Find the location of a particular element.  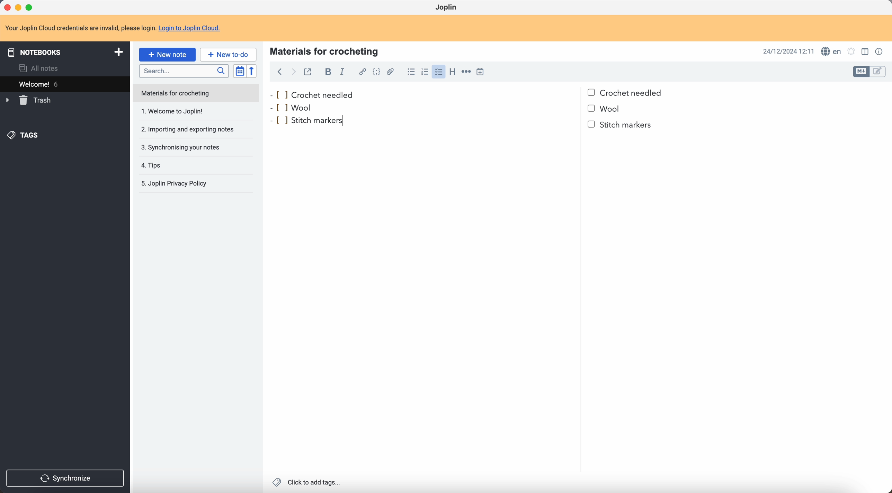

importing and exporting notes is located at coordinates (192, 129).